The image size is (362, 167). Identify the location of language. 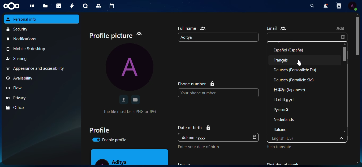
(285, 110).